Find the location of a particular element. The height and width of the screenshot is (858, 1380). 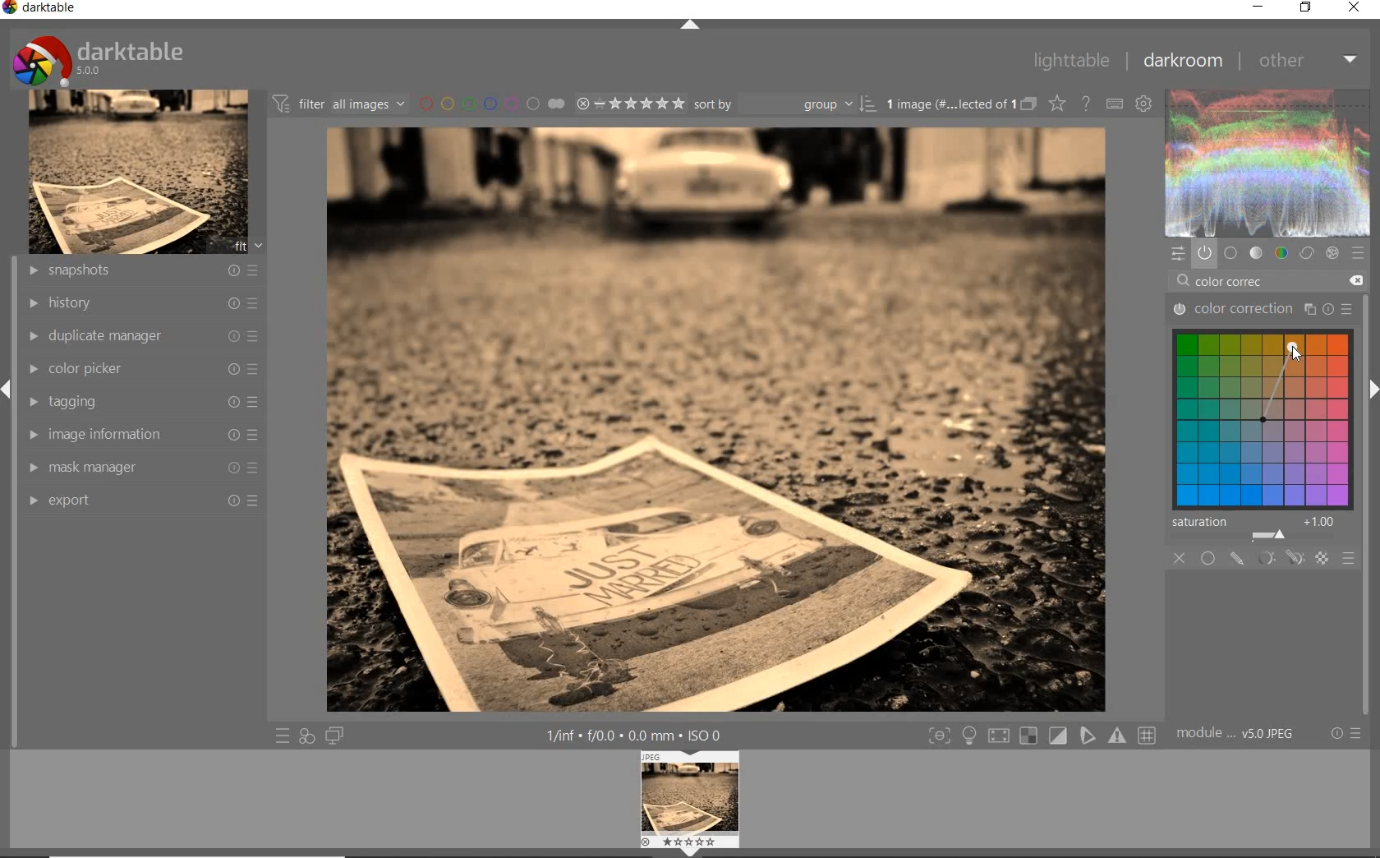

collapsed grouped images is located at coordinates (1029, 104).